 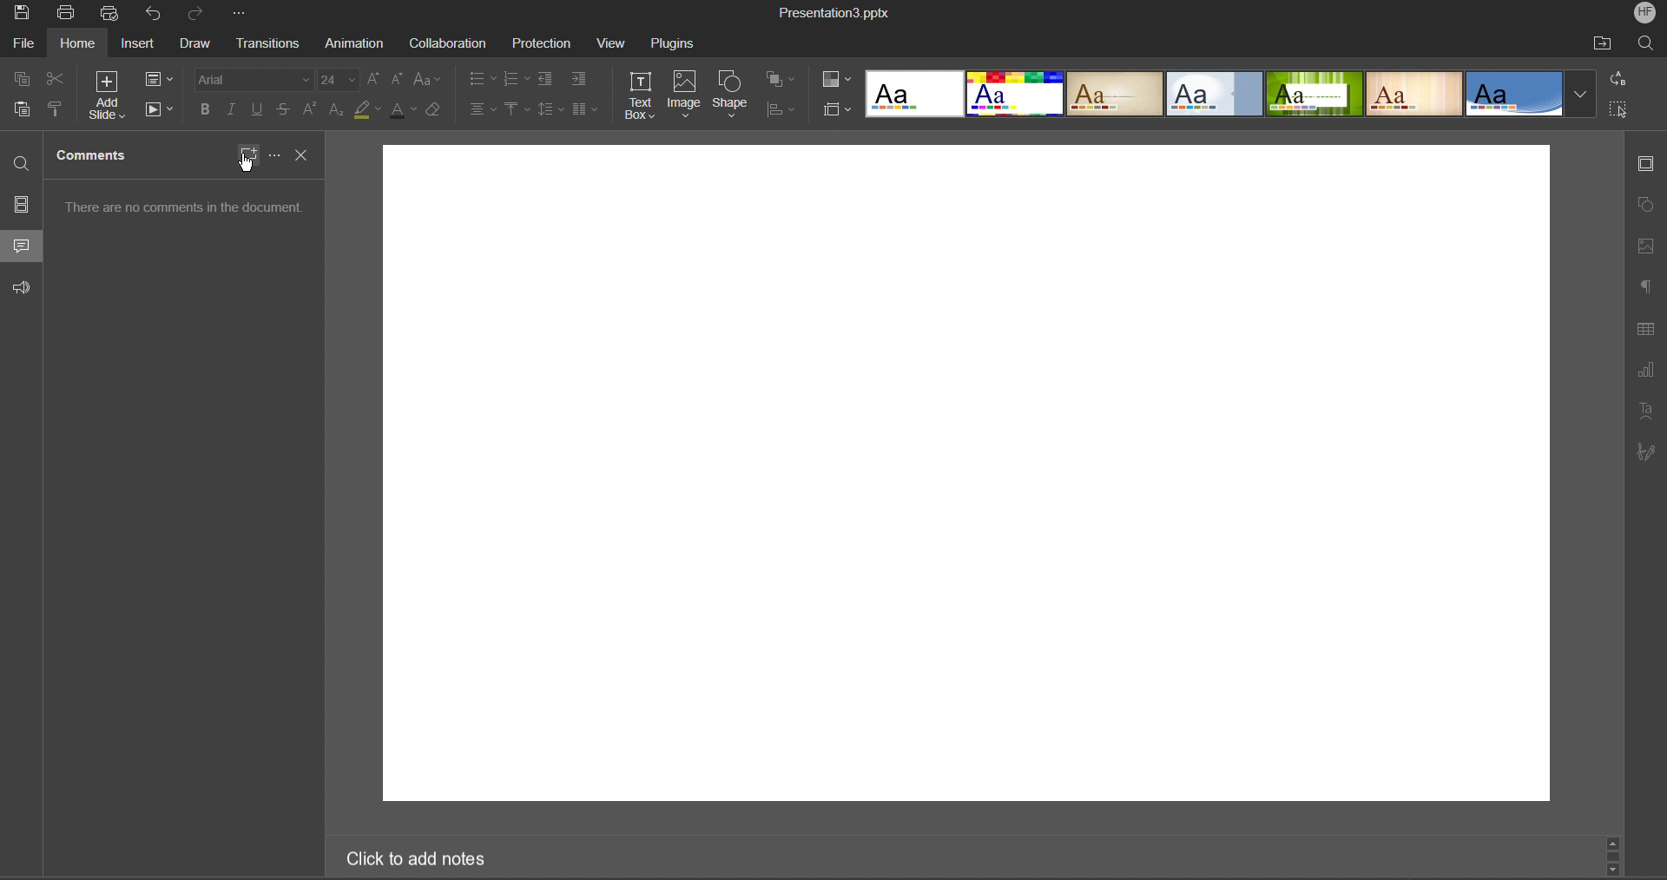 What do you see at coordinates (22, 15) in the screenshot?
I see `Save Image` at bounding box center [22, 15].